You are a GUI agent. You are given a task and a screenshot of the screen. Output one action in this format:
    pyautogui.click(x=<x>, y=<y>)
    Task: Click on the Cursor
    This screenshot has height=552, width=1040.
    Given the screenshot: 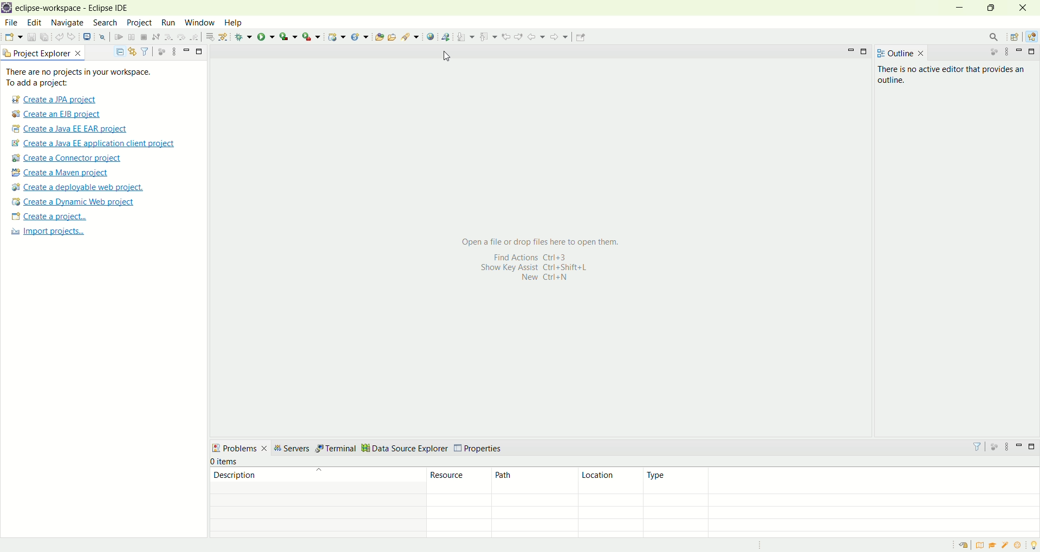 What is the action you would take?
    pyautogui.click(x=449, y=57)
    